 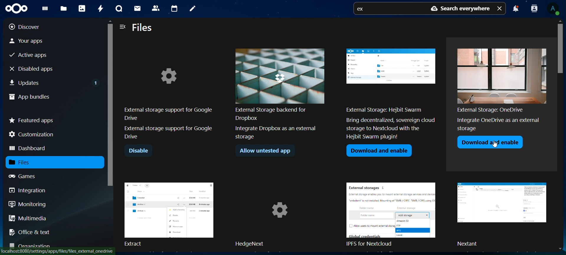 I want to click on activity, so click(x=99, y=9).